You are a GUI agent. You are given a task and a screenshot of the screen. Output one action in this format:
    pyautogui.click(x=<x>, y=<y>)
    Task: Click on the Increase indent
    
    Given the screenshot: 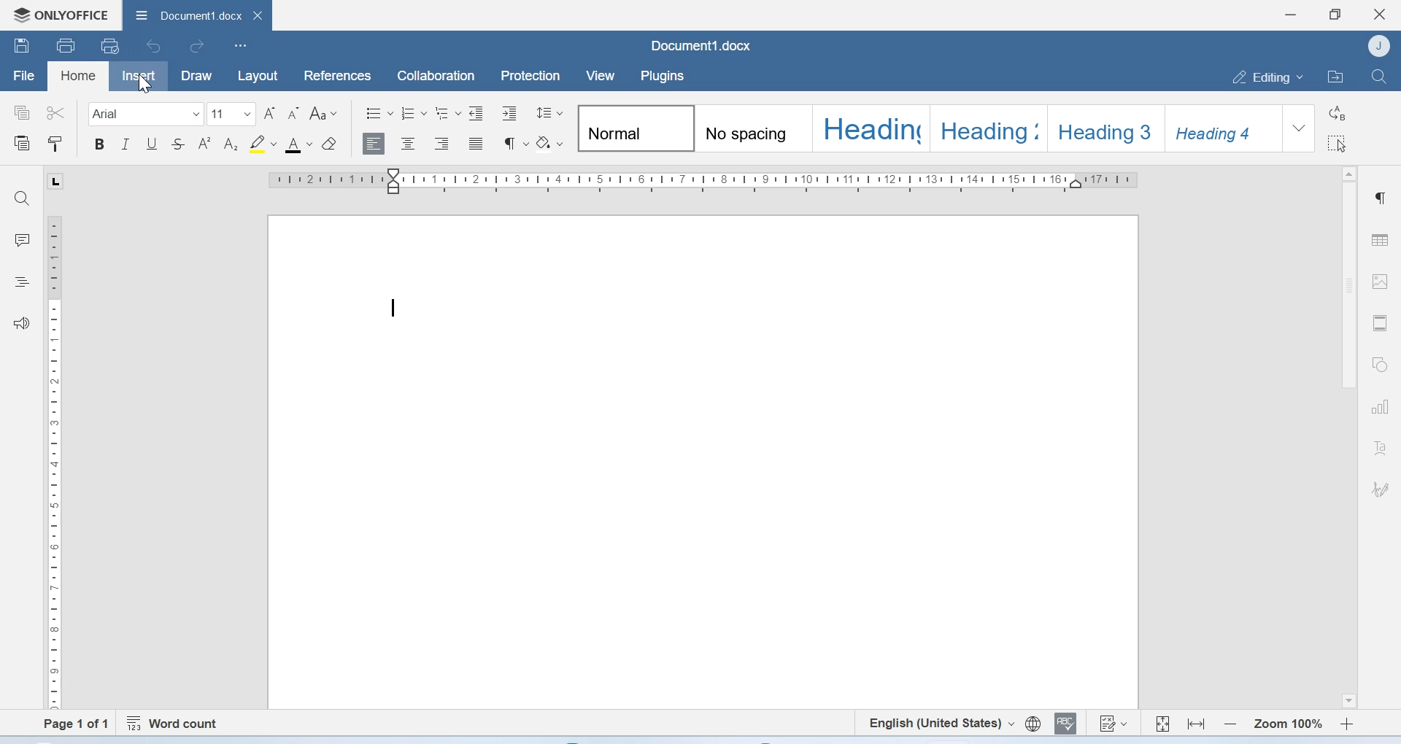 What is the action you would take?
    pyautogui.click(x=510, y=114)
    